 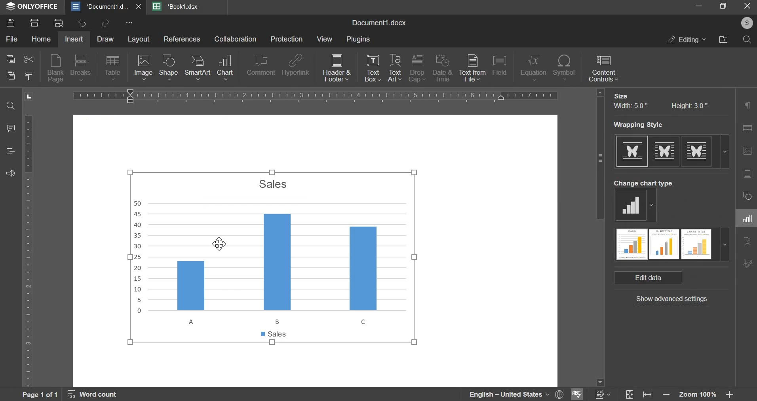 What do you see at coordinates (747, 129) in the screenshot?
I see `Search/Replace Tool` at bounding box center [747, 129].